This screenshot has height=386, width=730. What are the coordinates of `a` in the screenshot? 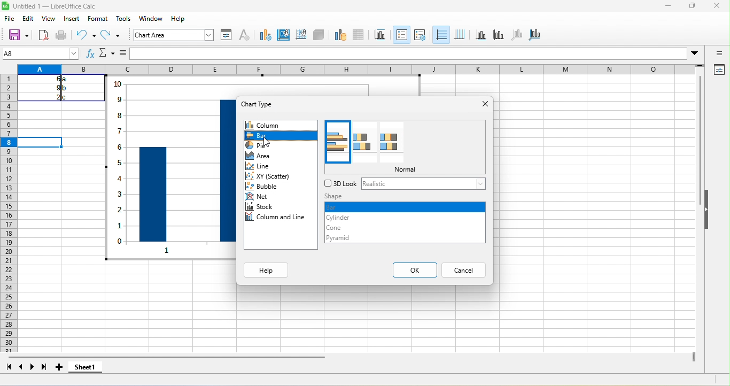 It's located at (66, 80).